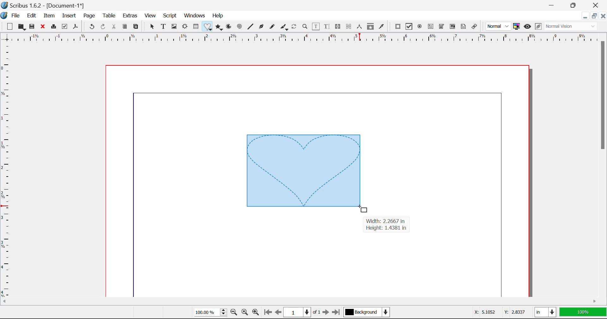 The width and height of the screenshot is (607, 319). Describe the element at coordinates (586, 17) in the screenshot. I see `Restore Down` at that location.